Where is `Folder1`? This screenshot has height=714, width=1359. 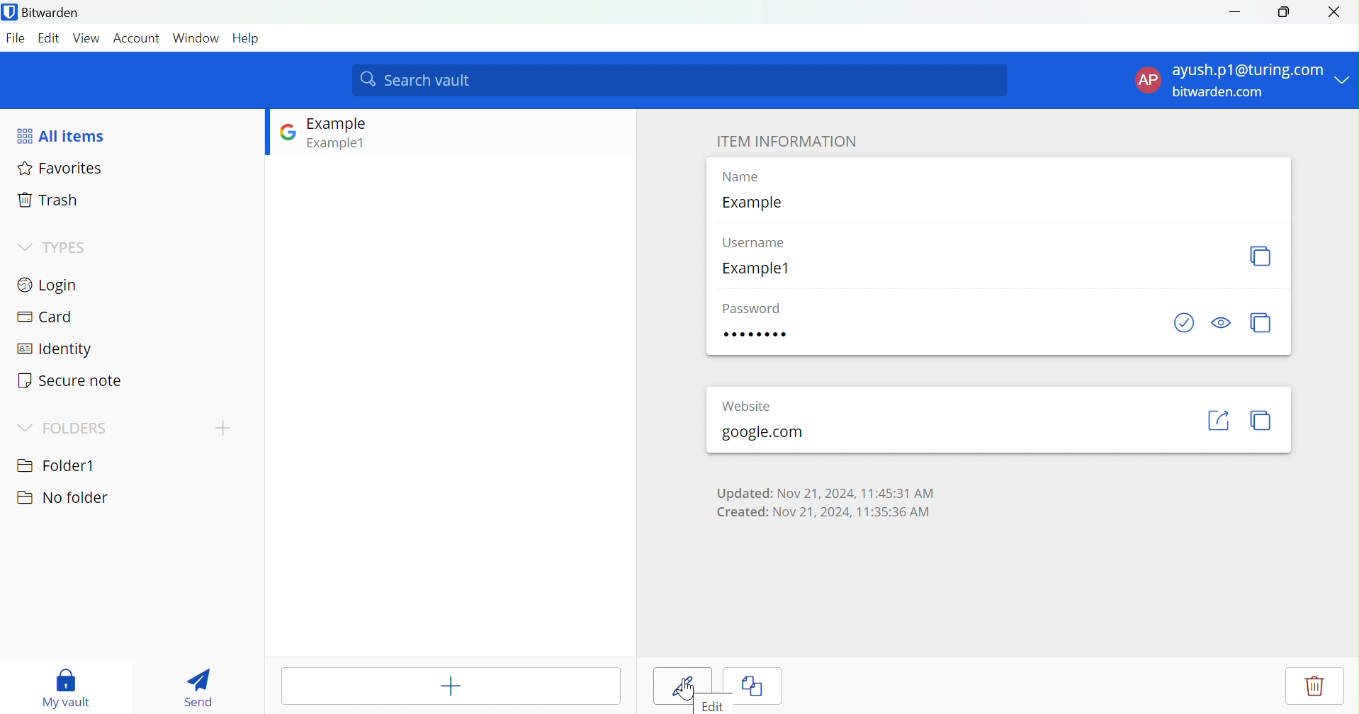
Folder1 is located at coordinates (57, 463).